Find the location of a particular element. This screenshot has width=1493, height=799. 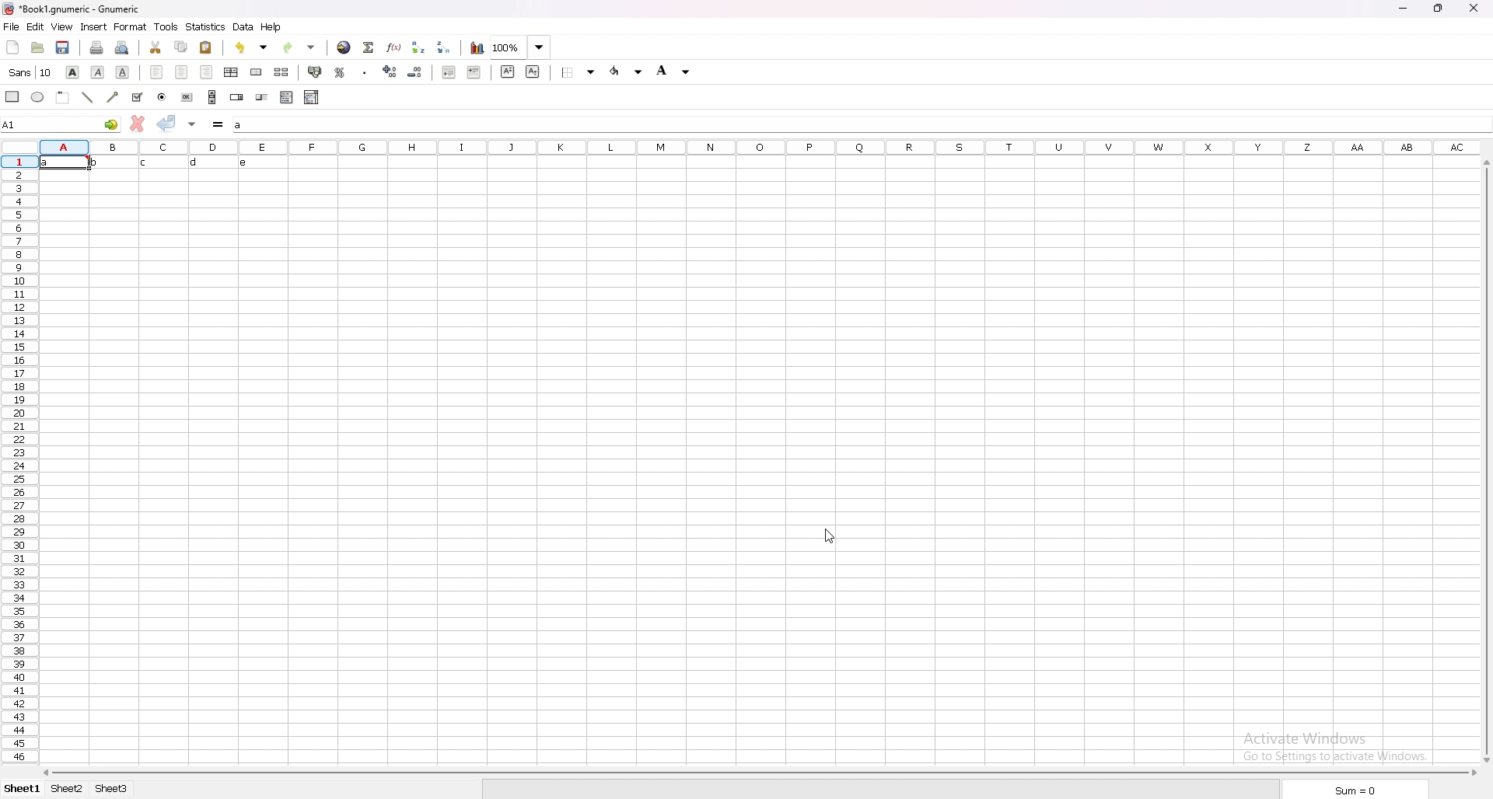

file is located at coordinates (12, 26).